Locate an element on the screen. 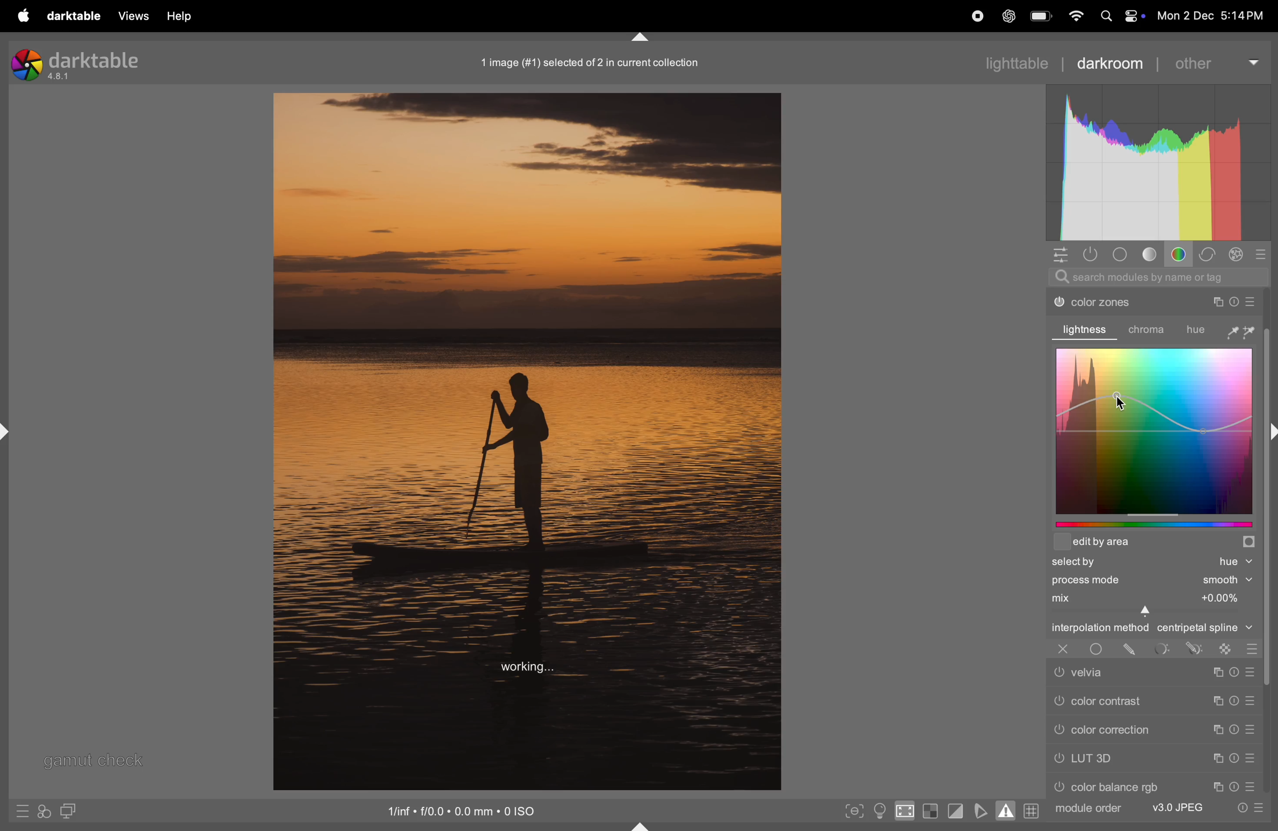 The width and height of the screenshot is (1278, 831). 1 image (#1) selected of 2 in current collection is located at coordinates (589, 64).